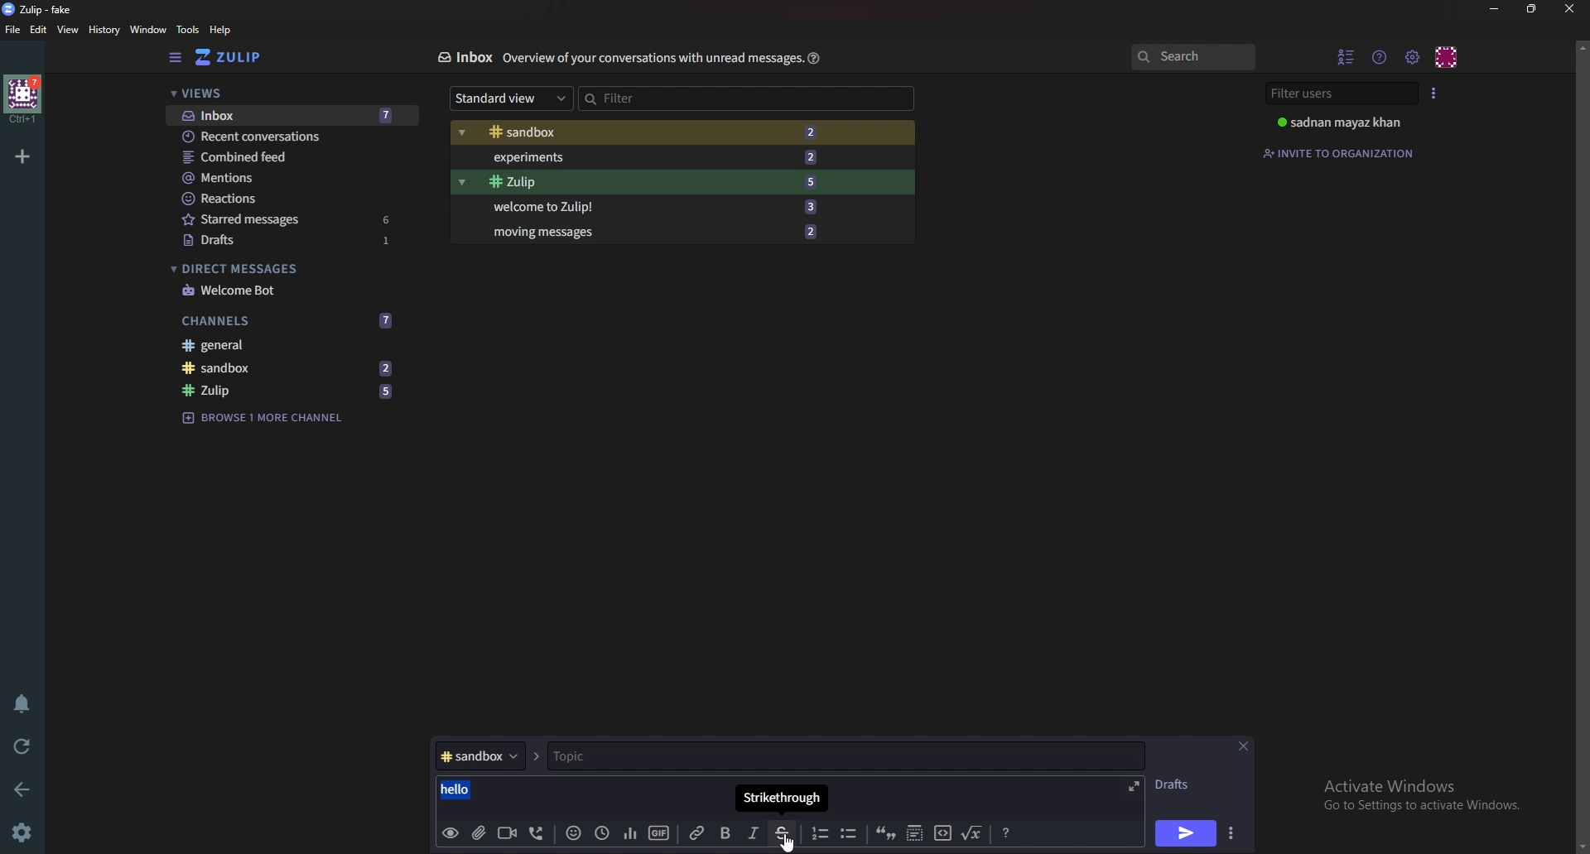 The width and height of the screenshot is (1590, 854). Describe the element at coordinates (1243, 745) in the screenshot. I see `close message` at that location.